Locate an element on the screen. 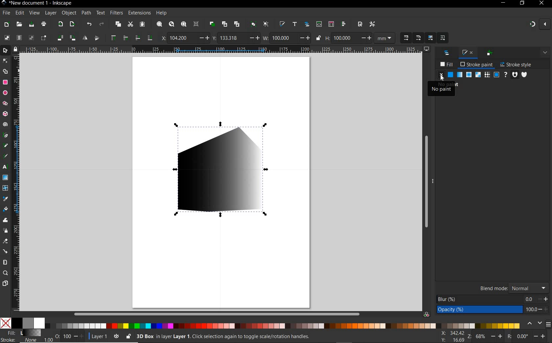 The height and width of the screenshot is (343, 552). OBJECT ROTATE is located at coordinates (60, 37).